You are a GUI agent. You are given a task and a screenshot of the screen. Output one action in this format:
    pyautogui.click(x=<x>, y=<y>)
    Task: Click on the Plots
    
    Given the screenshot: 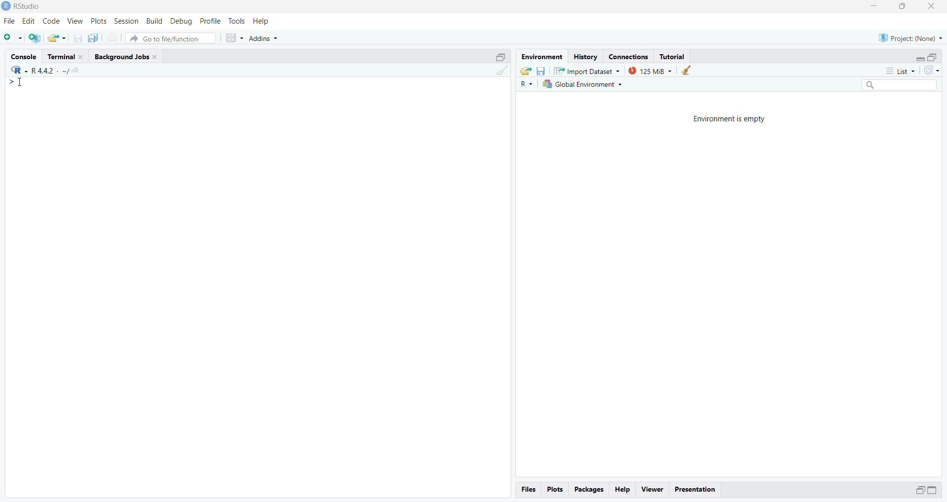 What is the action you would take?
    pyautogui.click(x=98, y=21)
    